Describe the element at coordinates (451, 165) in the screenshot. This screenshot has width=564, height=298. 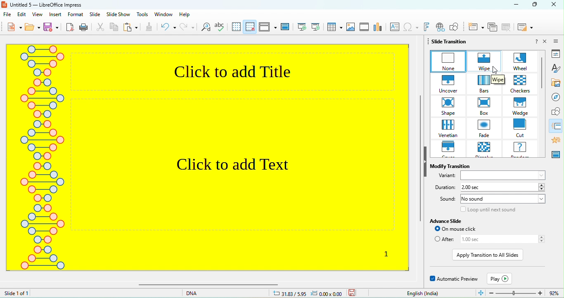
I see `modify transition` at that location.